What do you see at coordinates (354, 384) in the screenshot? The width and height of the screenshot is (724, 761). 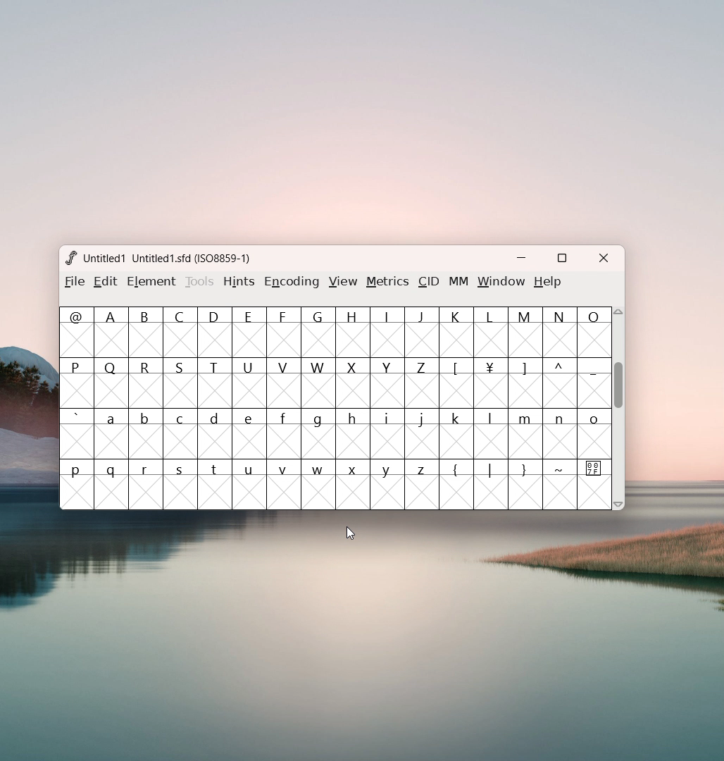 I see `X` at bounding box center [354, 384].